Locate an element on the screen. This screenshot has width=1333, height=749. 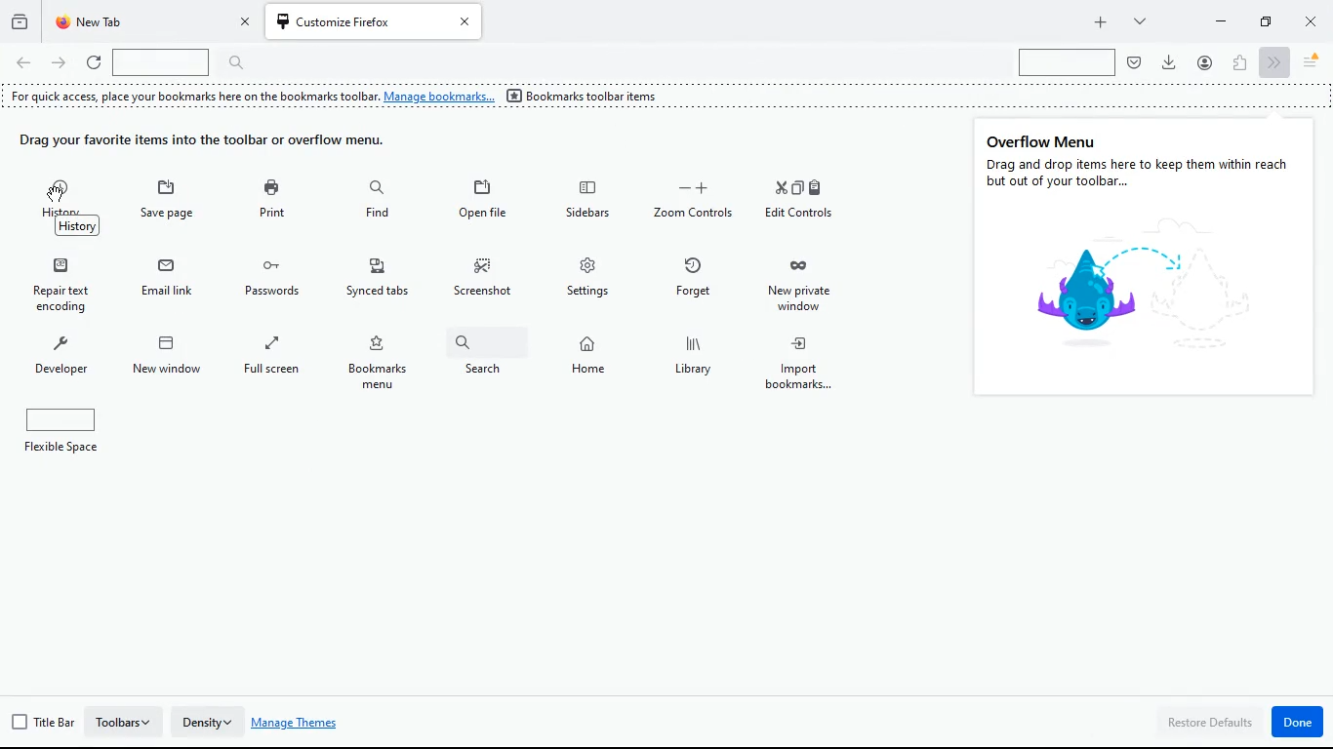
home is located at coordinates (589, 359).